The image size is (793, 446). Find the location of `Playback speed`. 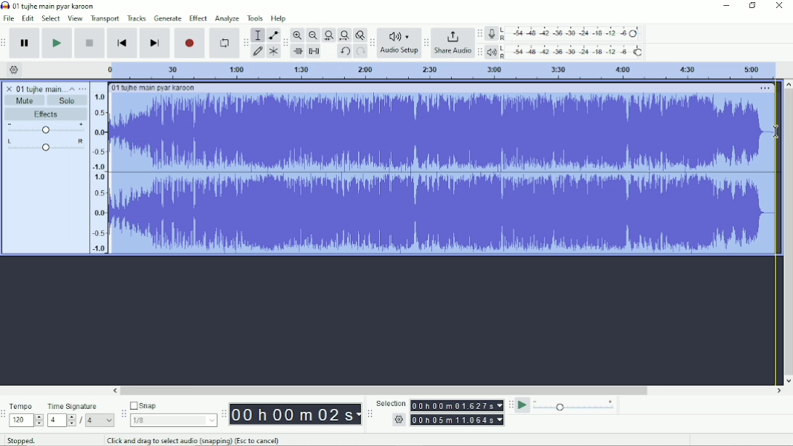

Playback speed is located at coordinates (575, 405).